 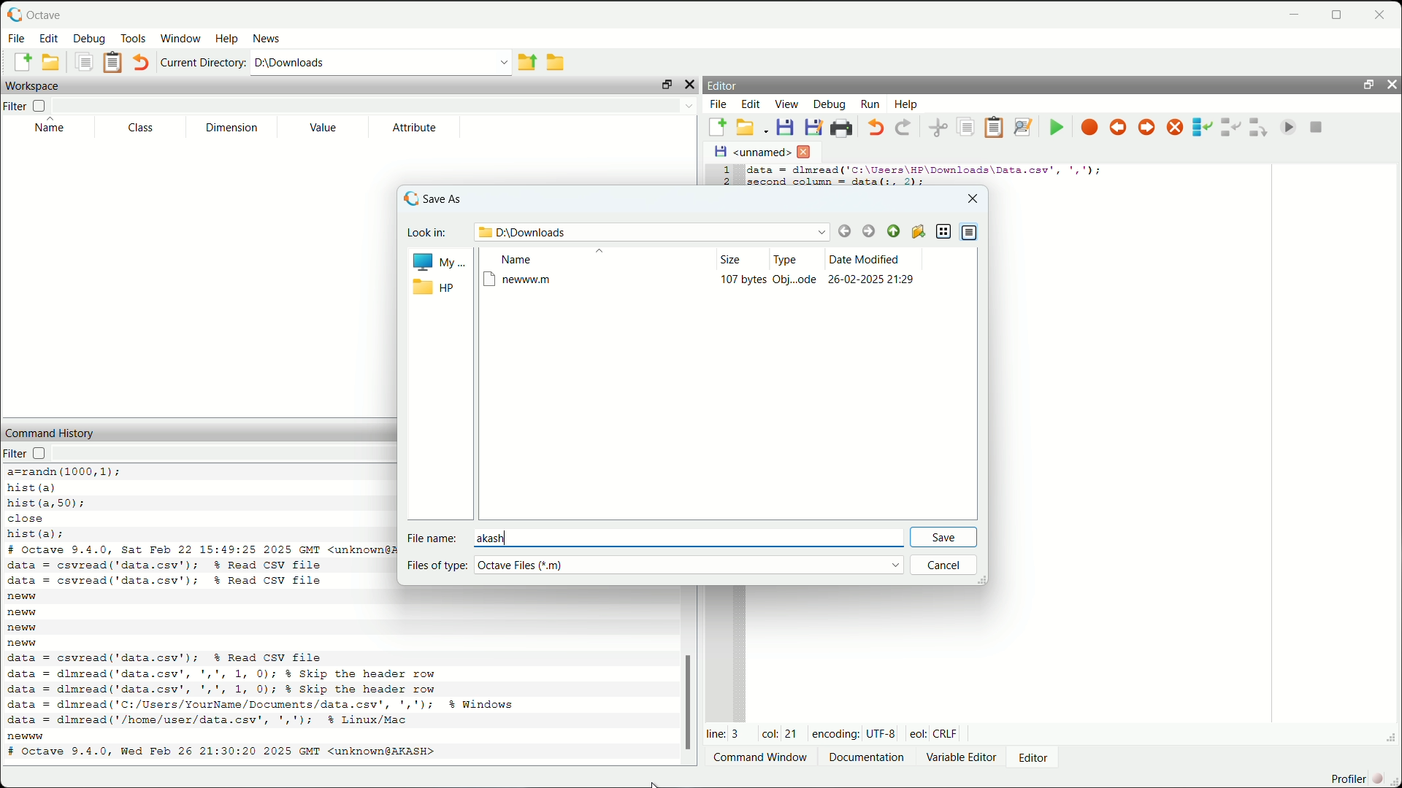 What do you see at coordinates (556, 62) in the screenshot?
I see `browse directories` at bounding box center [556, 62].